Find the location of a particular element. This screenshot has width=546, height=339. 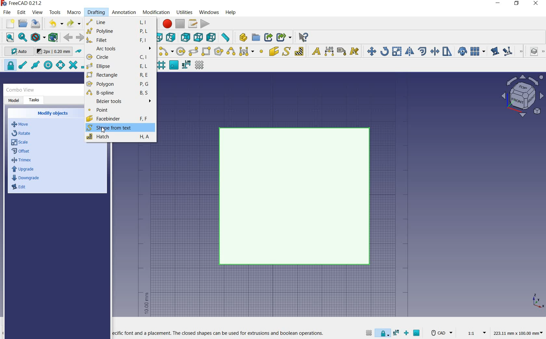

mirror is located at coordinates (409, 52).